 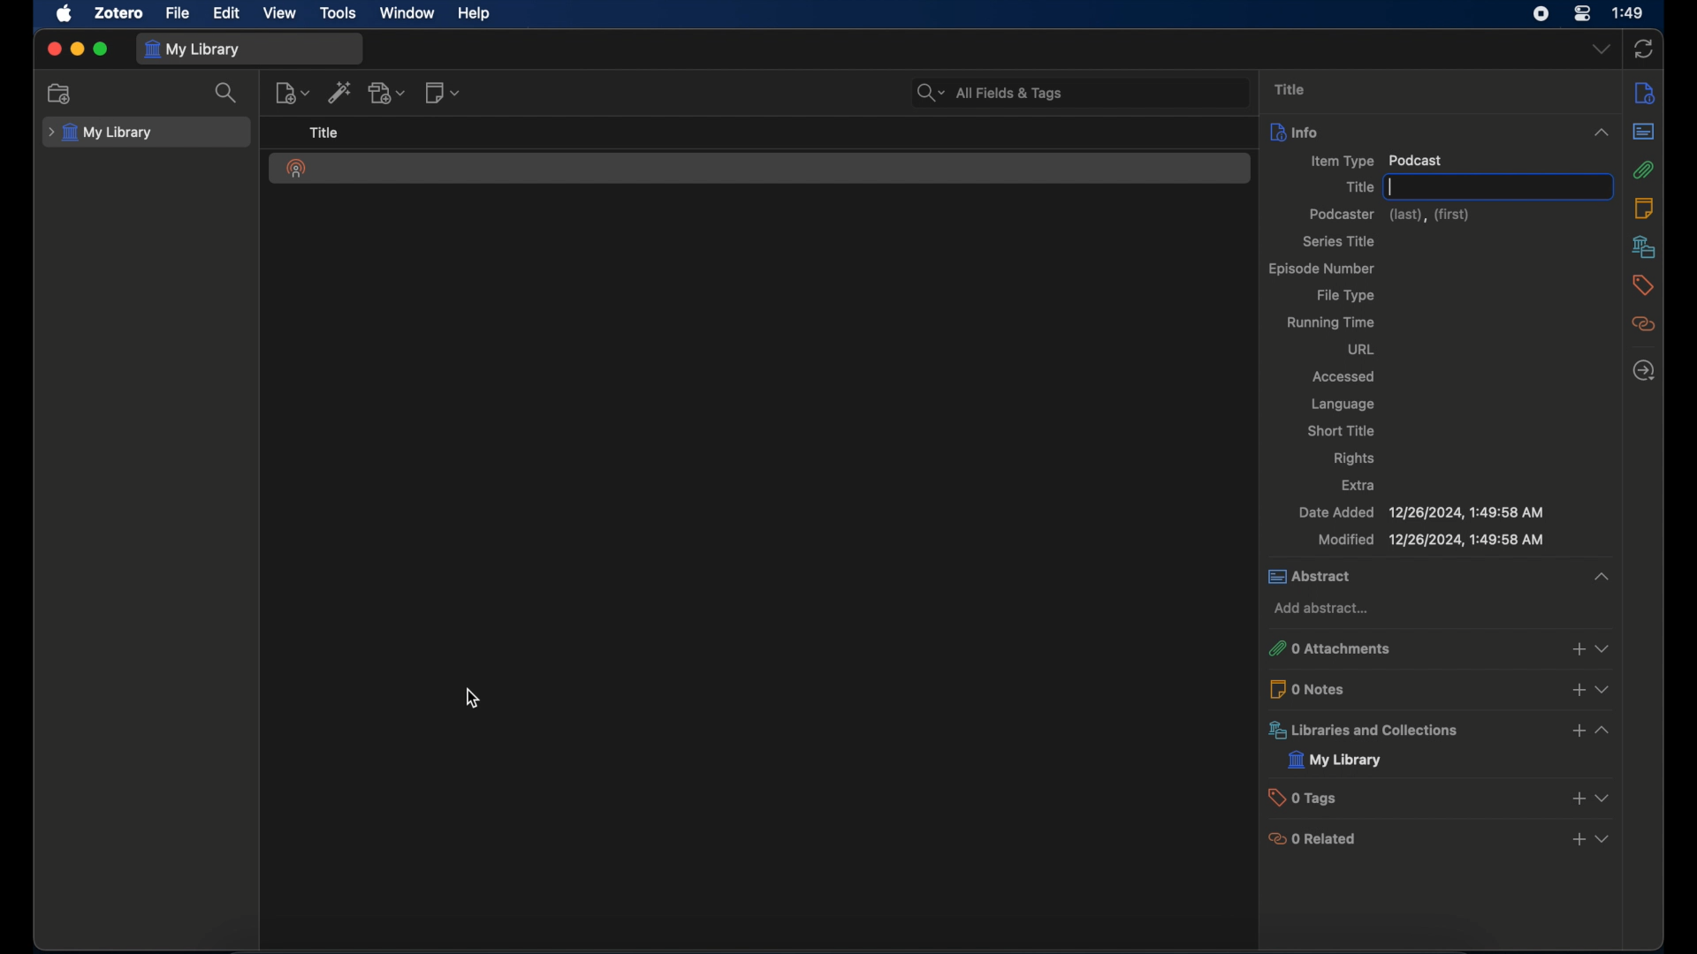 What do you see at coordinates (1420, 513) in the screenshot?
I see `date added 12/26/2024, 1:49:58 AM` at bounding box center [1420, 513].